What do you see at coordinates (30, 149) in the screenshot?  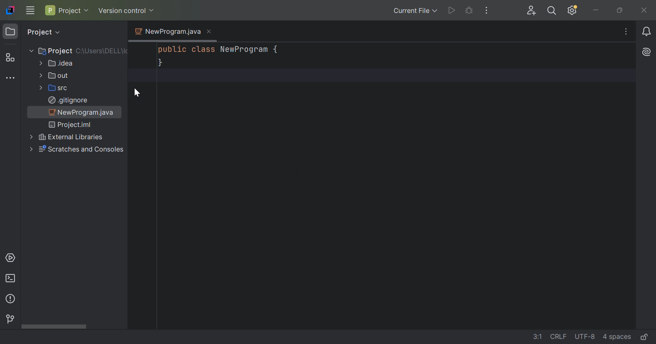 I see `Drop Down` at bounding box center [30, 149].